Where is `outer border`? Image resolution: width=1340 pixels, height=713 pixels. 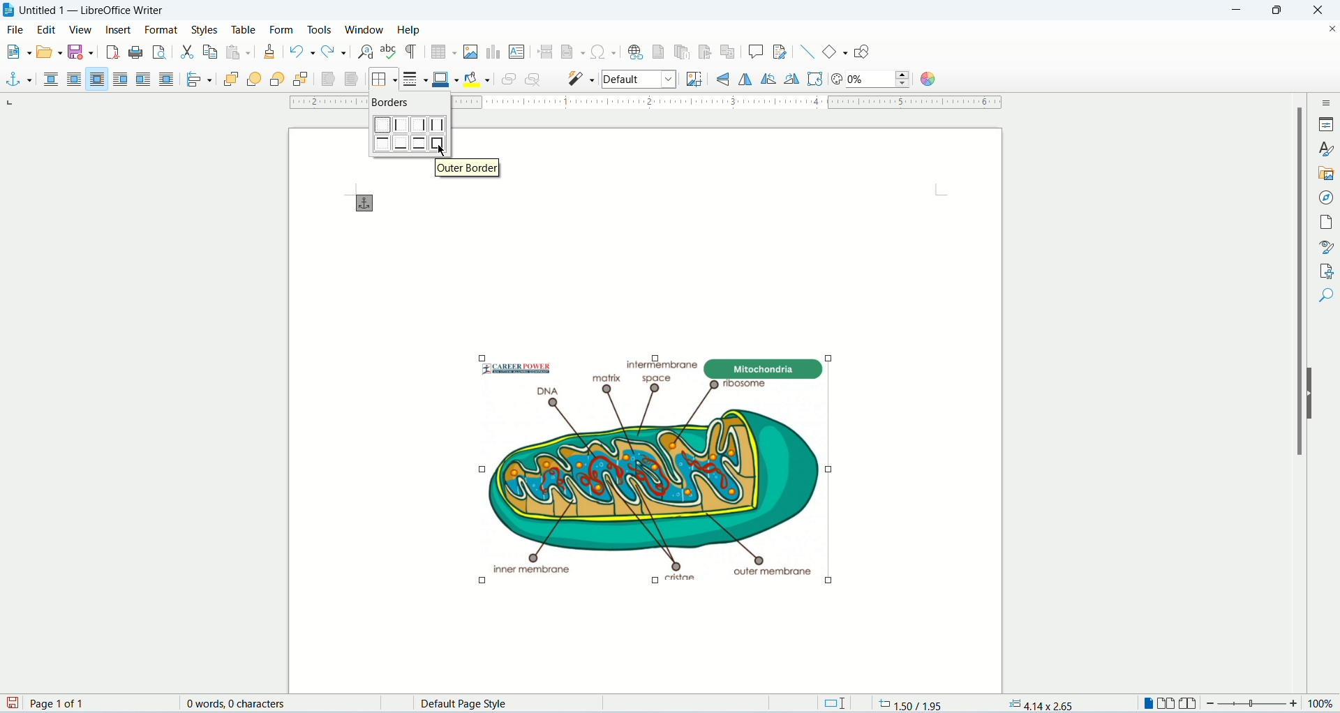 outer border is located at coordinates (438, 143).